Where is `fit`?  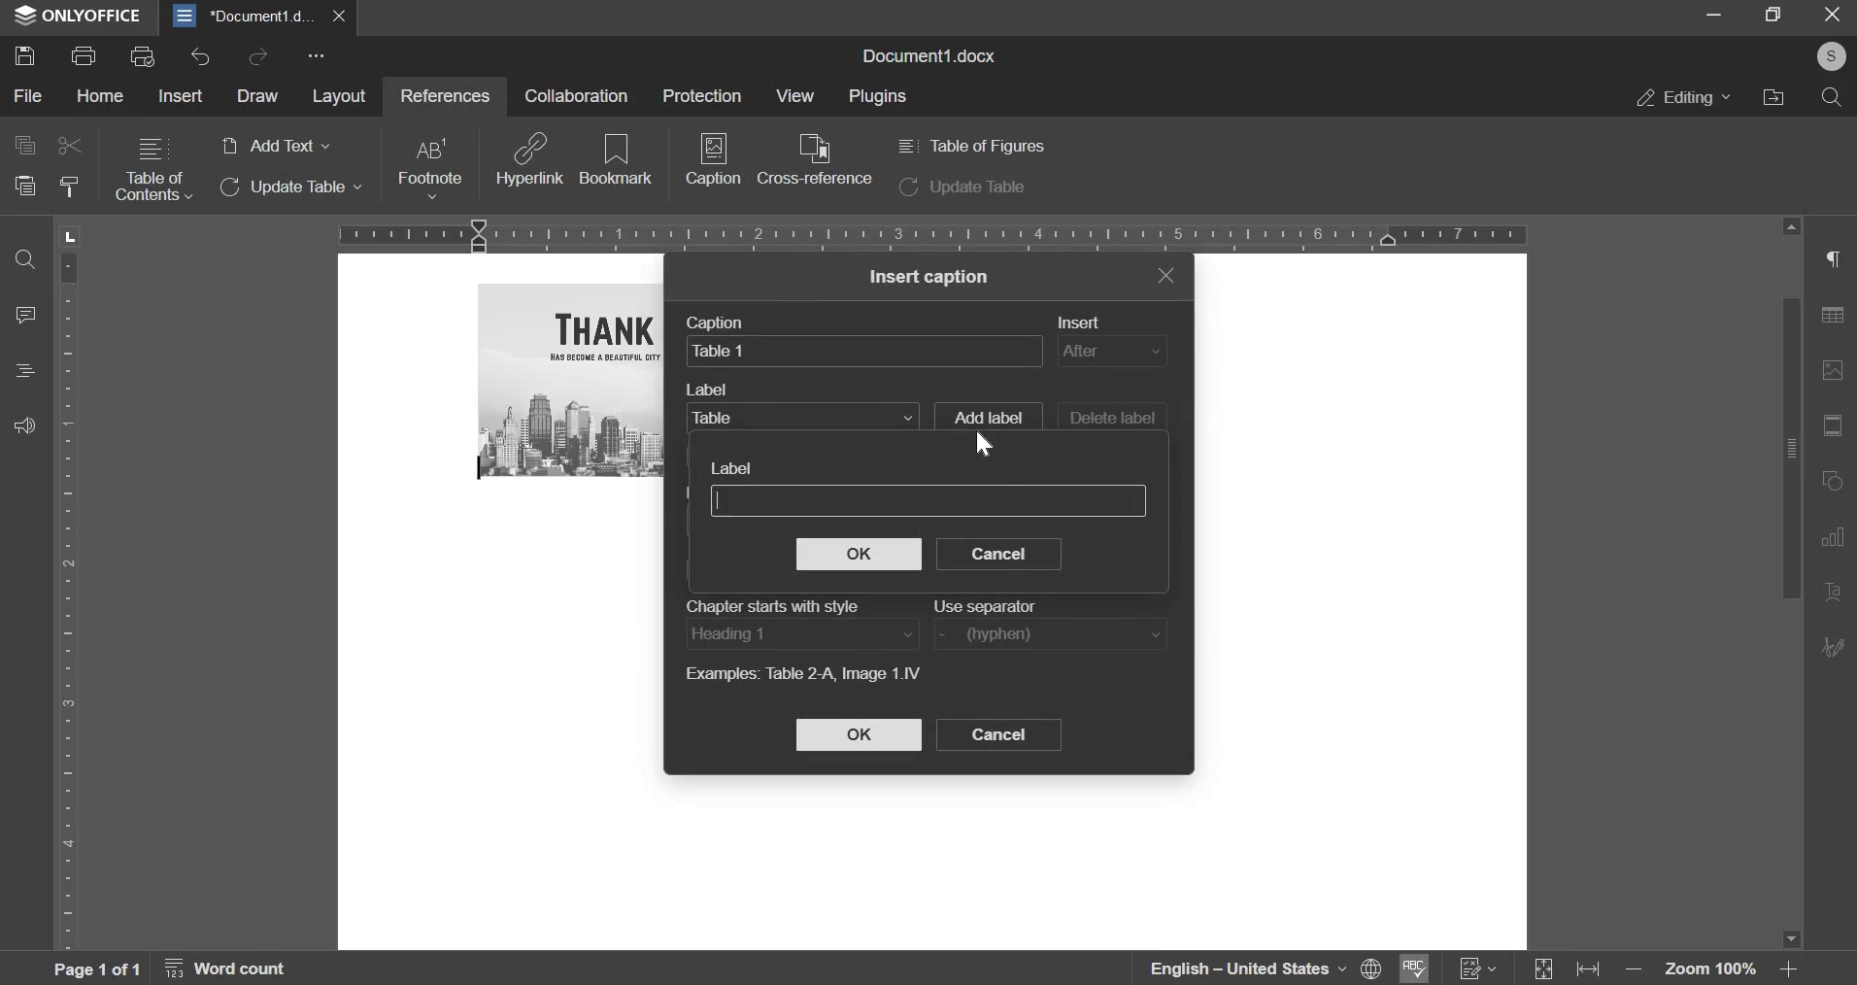
fit is located at coordinates (1593, 971).